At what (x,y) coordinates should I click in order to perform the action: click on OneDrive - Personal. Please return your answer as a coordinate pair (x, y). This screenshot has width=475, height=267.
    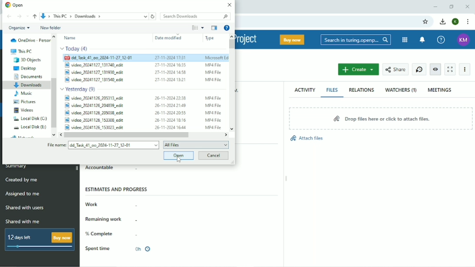
    Looking at the image, I should click on (30, 40).